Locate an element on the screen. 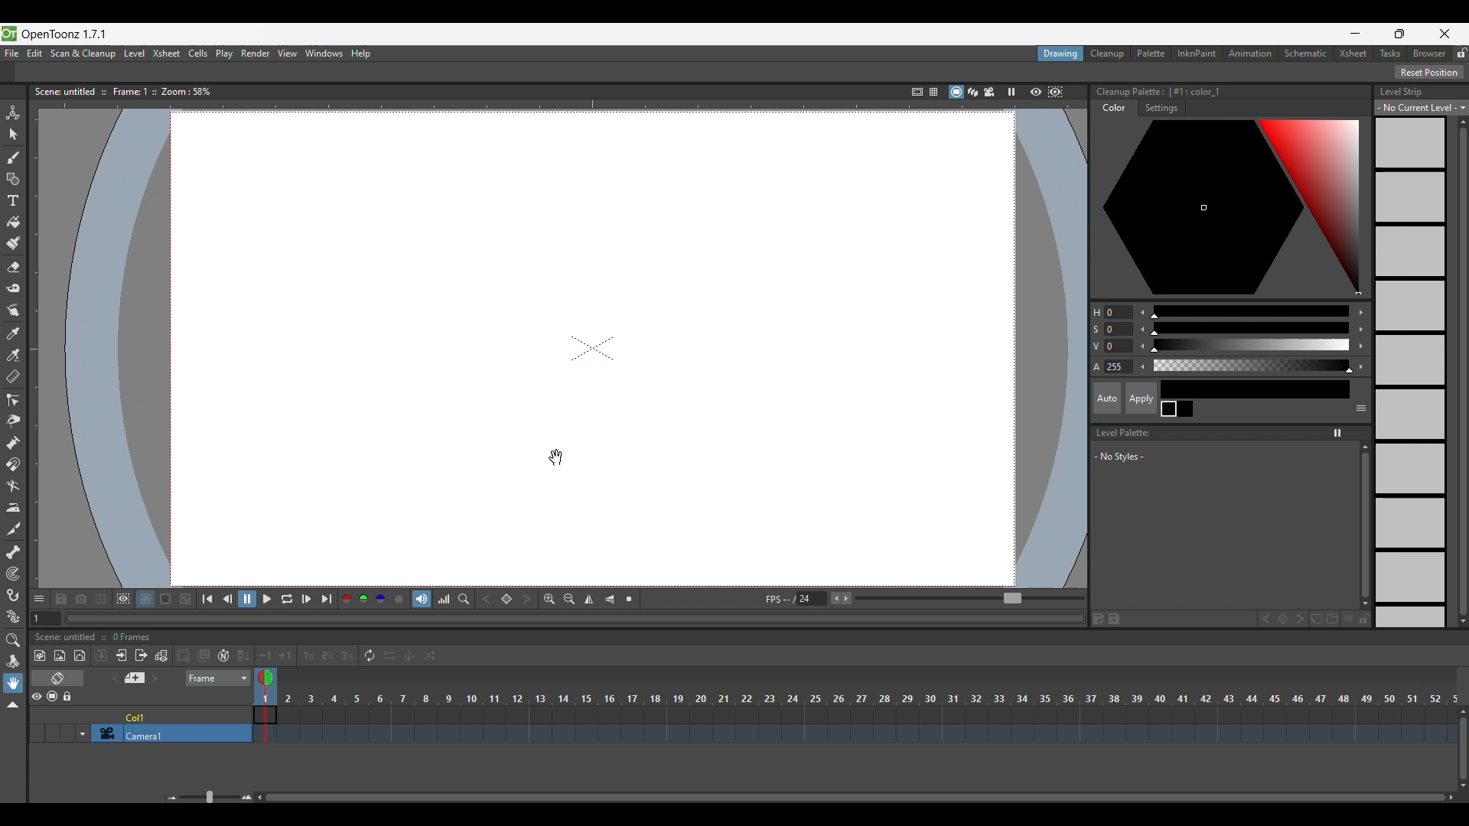 Image resolution: width=1469 pixels, height=826 pixels. Color modification options is located at coordinates (1096, 340).